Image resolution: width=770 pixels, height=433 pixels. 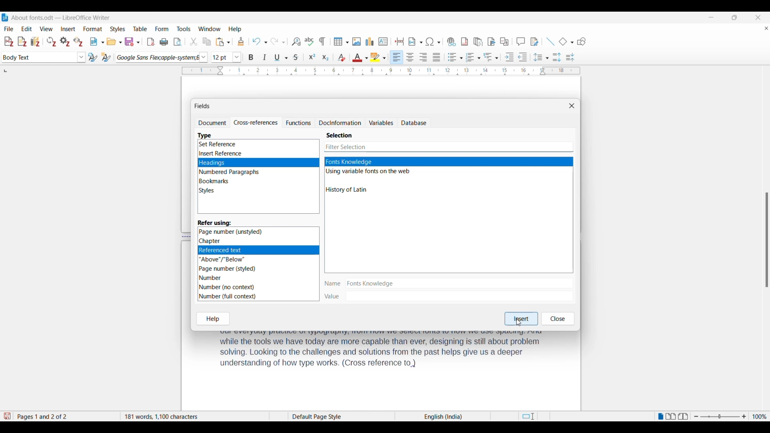 I want to click on Paste options, so click(x=223, y=42).